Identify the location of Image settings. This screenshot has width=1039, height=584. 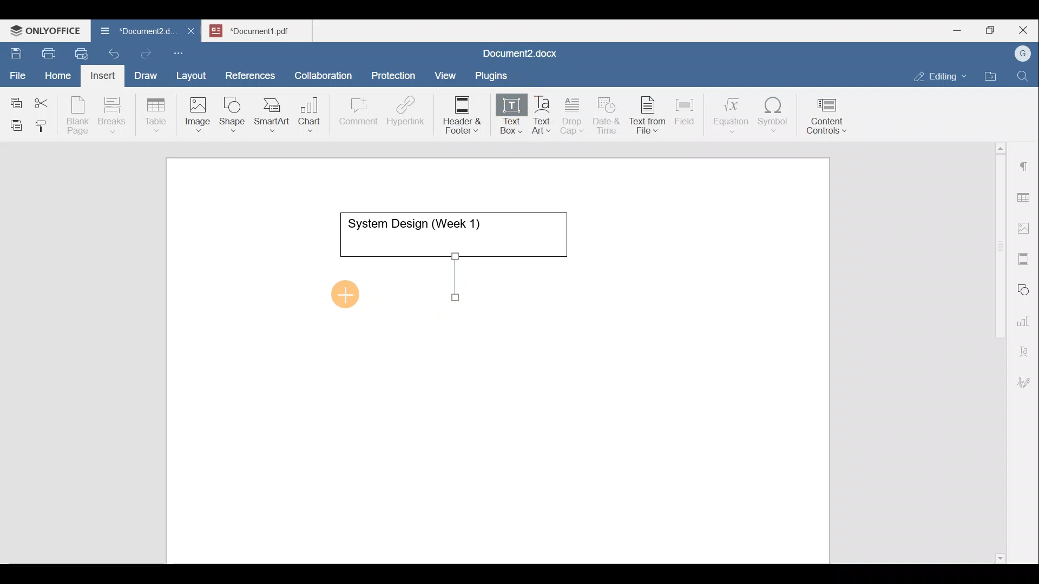
(1025, 227).